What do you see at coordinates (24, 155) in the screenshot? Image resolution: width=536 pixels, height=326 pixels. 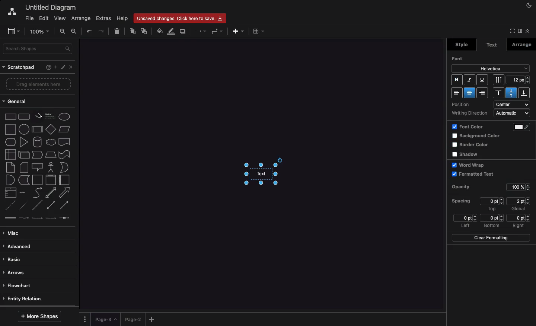 I see `cube` at bounding box center [24, 155].